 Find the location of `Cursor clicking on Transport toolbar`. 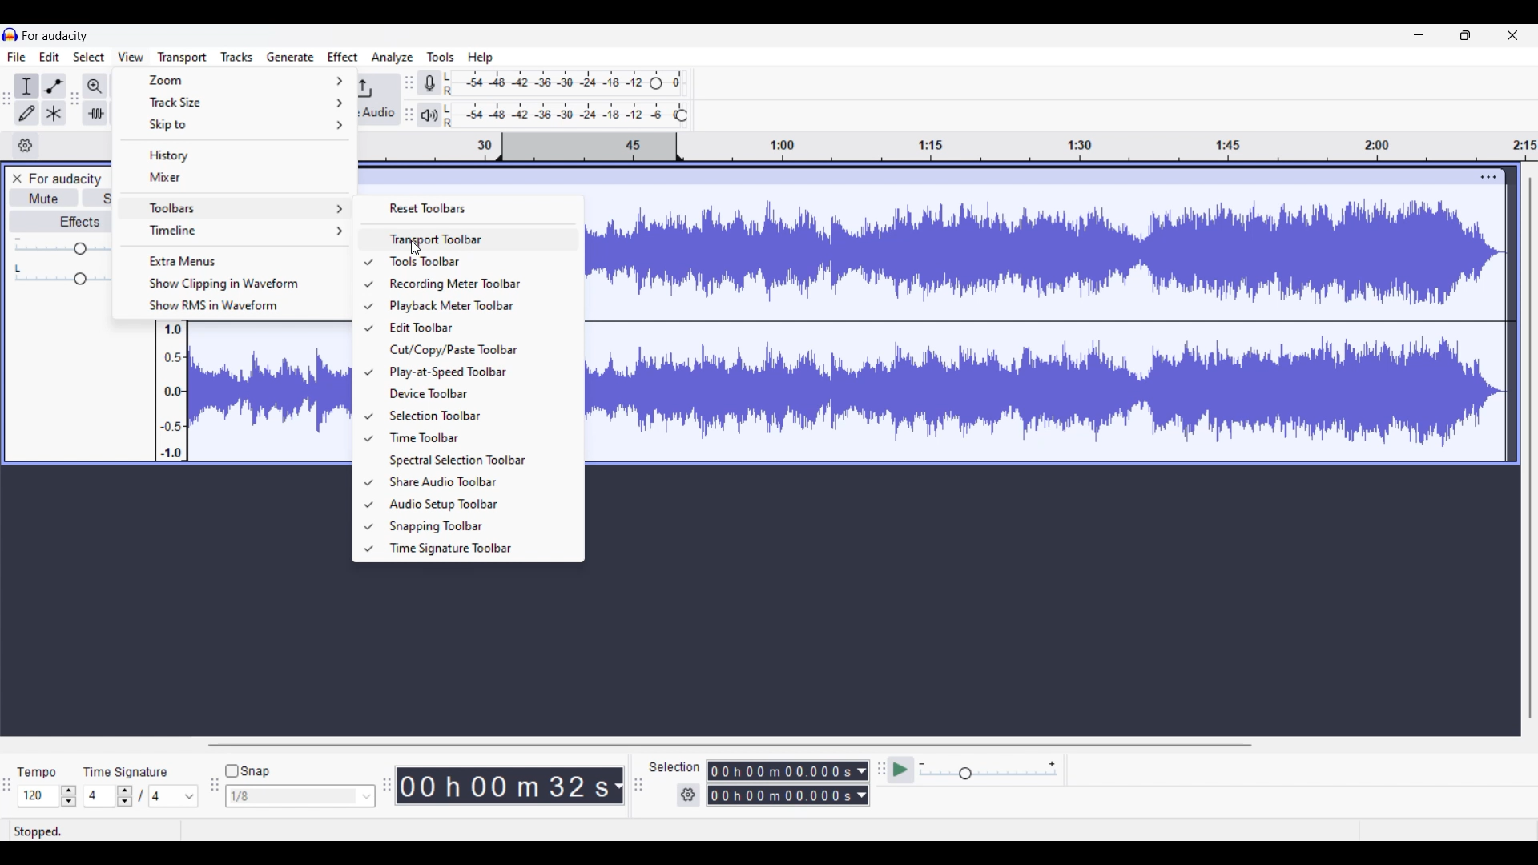

Cursor clicking on Transport toolbar is located at coordinates (416, 249).